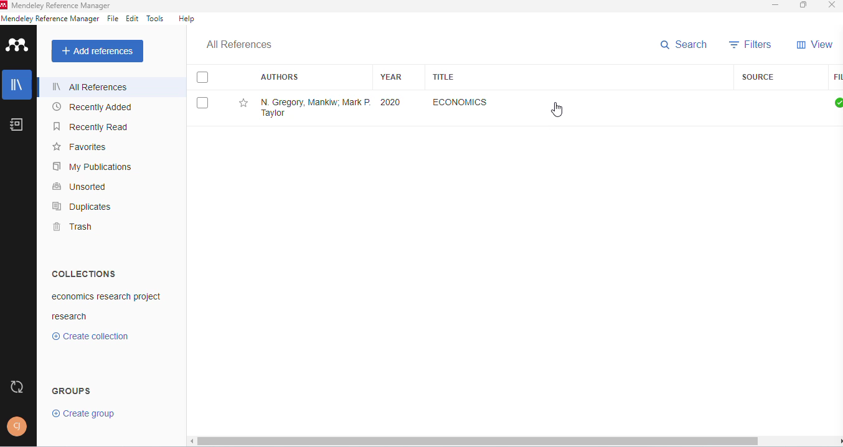 This screenshot has width=843, height=447. Describe the element at coordinates (836, 103) in the screenshot. I see `all files downloaded` at that location.